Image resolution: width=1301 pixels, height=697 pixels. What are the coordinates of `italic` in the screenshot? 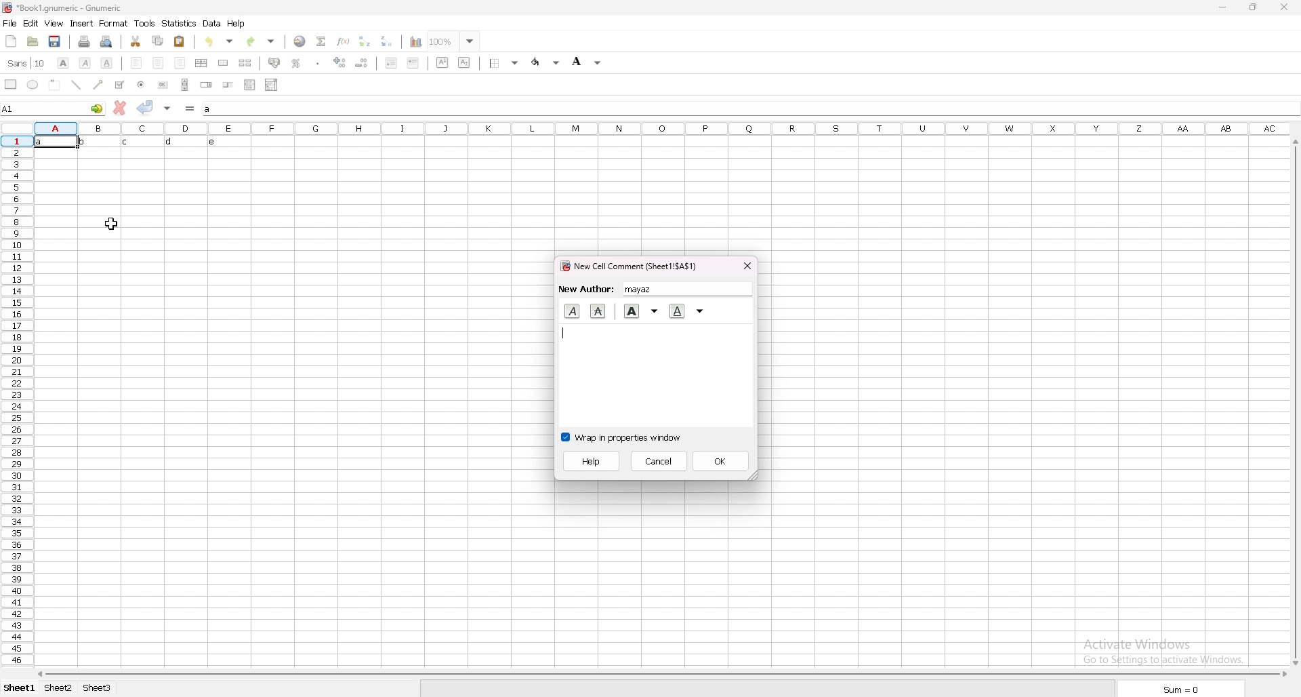 It's located at (85, 64).